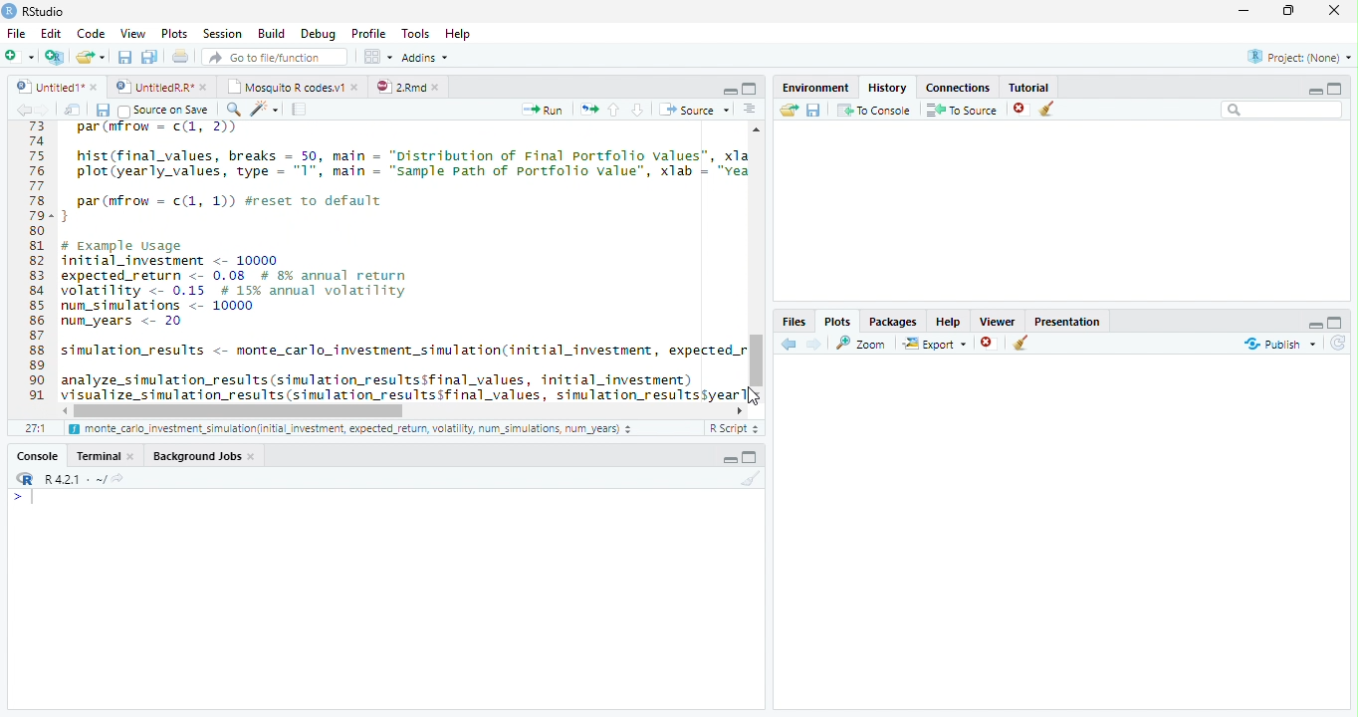 The height and width of the screenshot is (717, 1358). I want to click on RStudio, so click(34, 11).